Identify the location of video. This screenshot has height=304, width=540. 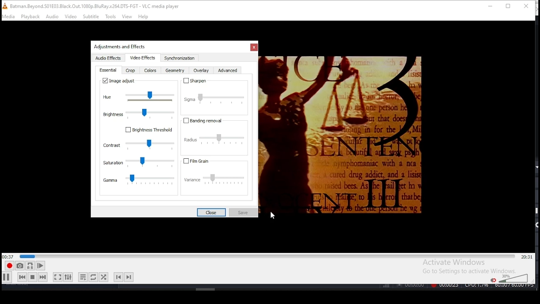
(71, 17).